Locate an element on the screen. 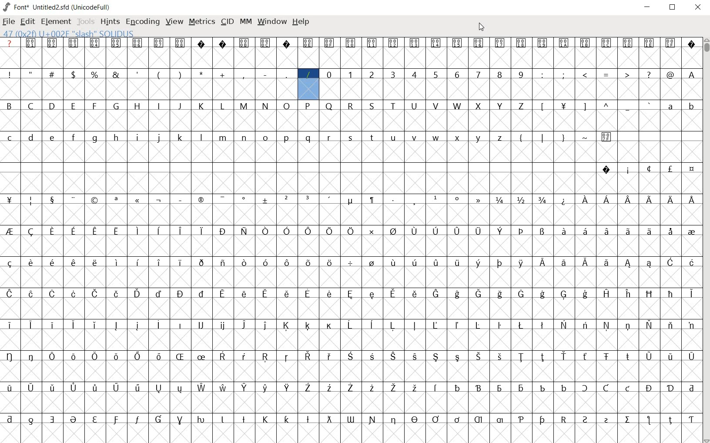 The width and height of the screenshot is (710, 443). glyph is located at coordinates (244, 325).